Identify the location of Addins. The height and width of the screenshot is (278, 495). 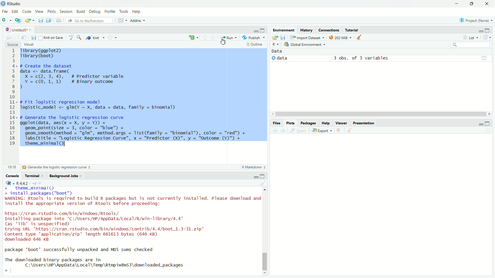
(138, 20).